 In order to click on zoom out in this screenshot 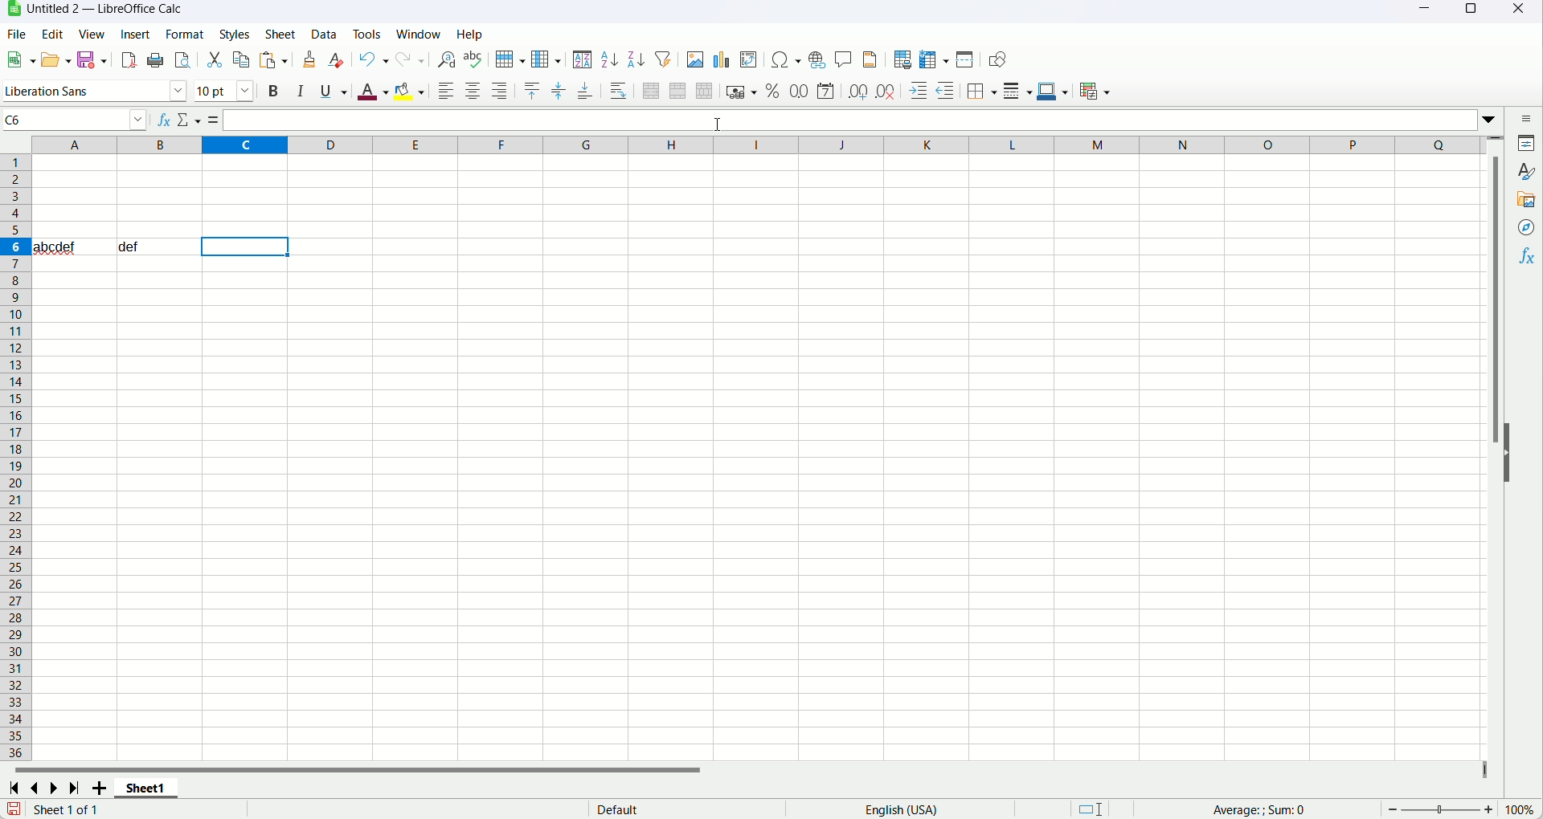, I will do `click(1394, 809)`.